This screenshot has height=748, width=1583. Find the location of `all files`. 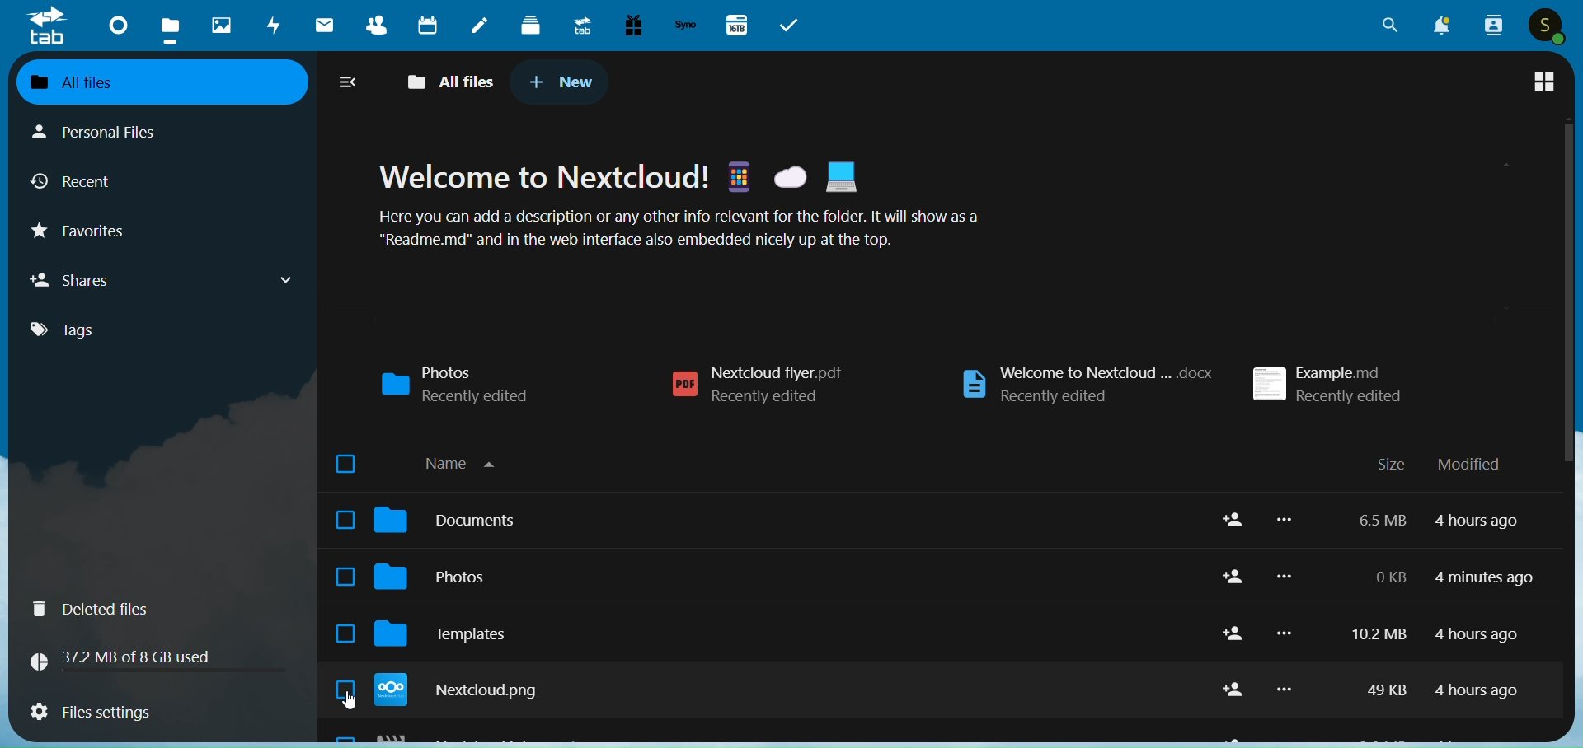

all files is located at coordinates (447, 82).